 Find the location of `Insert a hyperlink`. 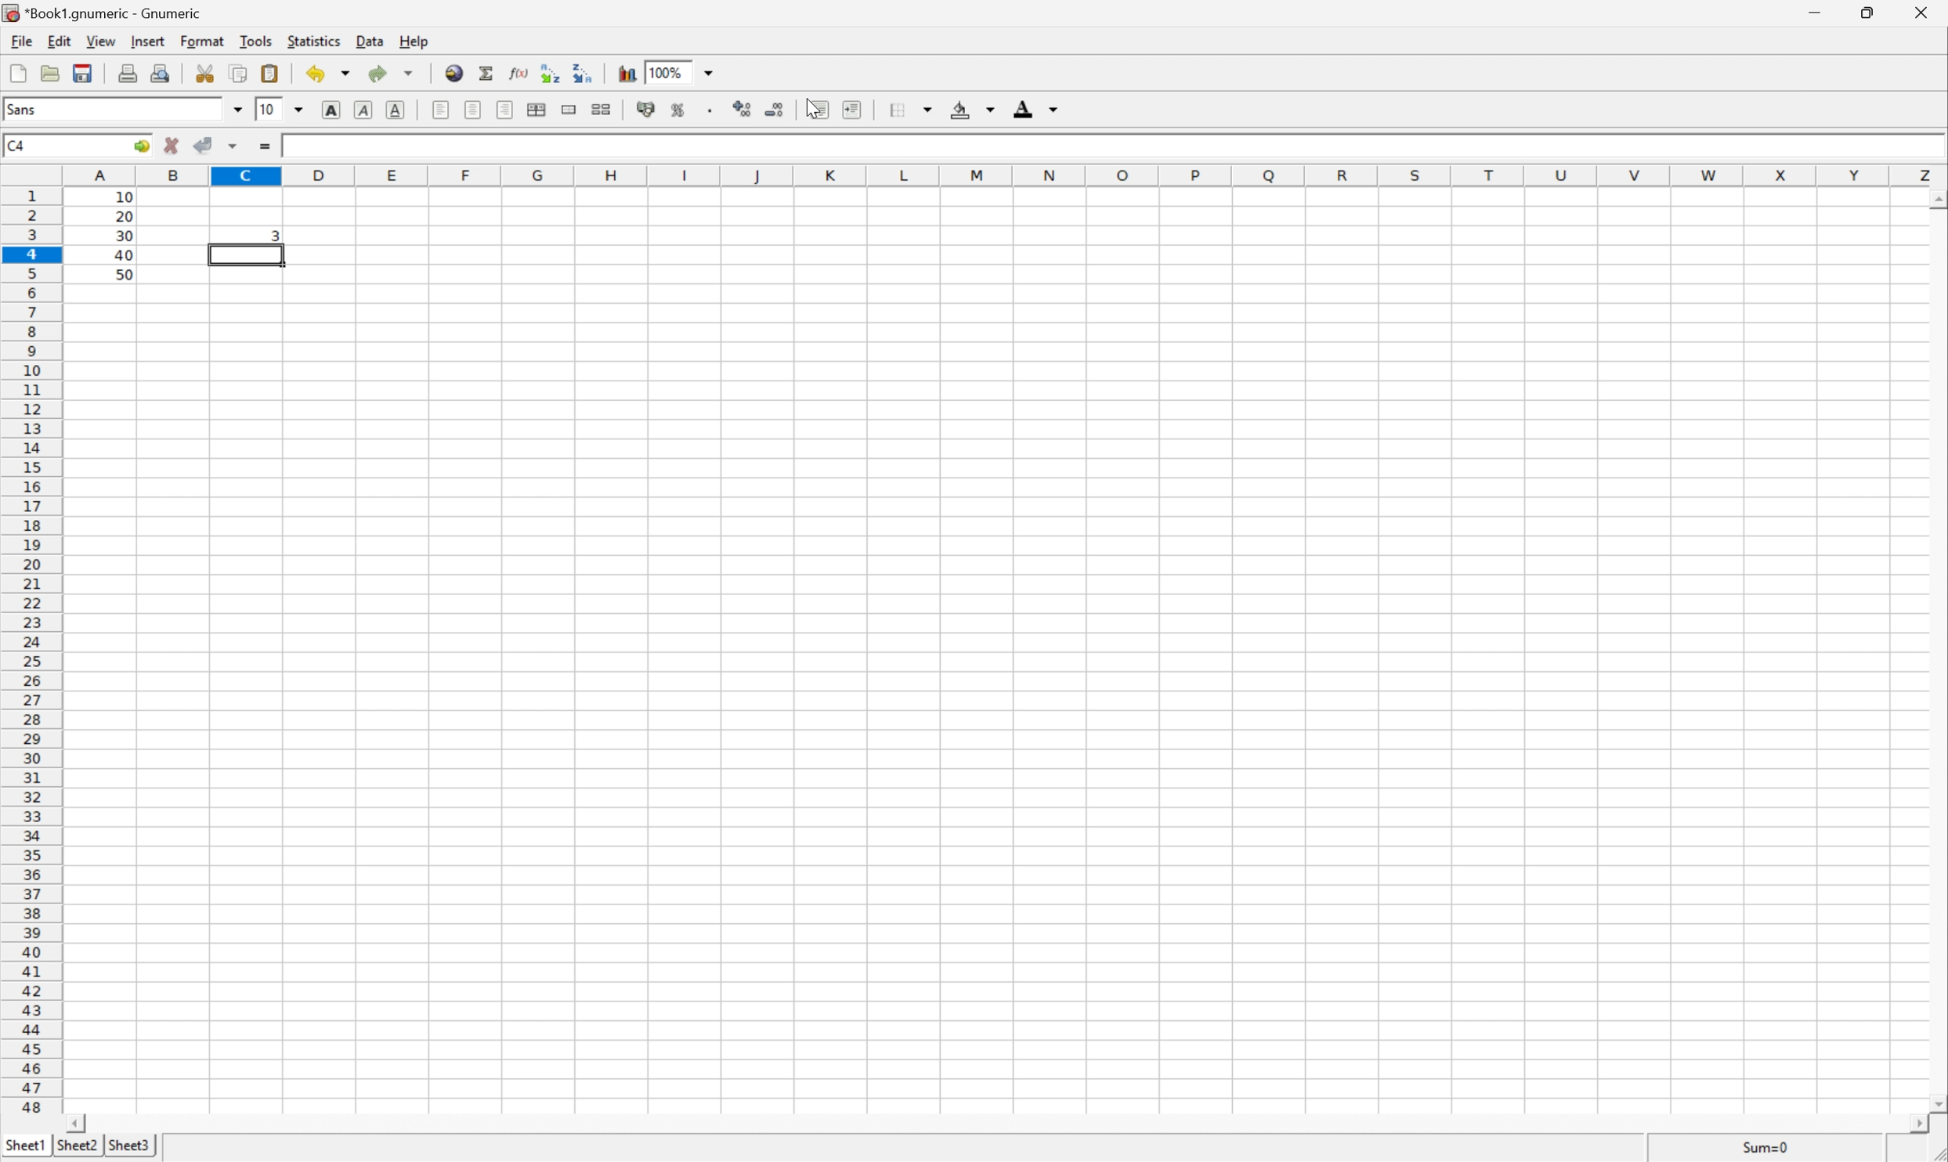

Insert a hyperlink is located at coordinates (453, 73).